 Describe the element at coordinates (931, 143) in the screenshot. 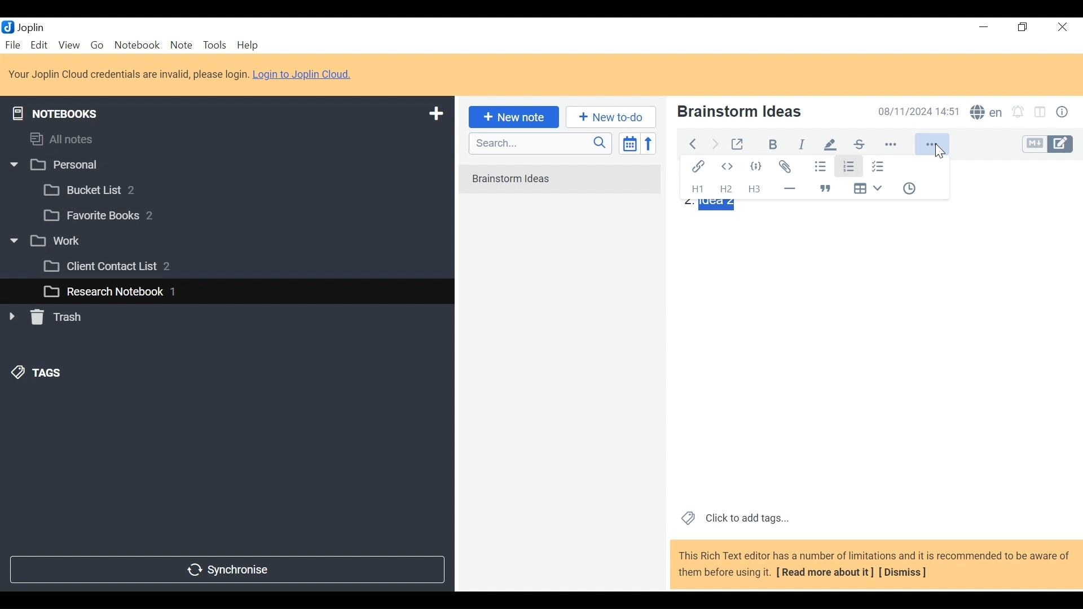

I see `More Options` at that location.